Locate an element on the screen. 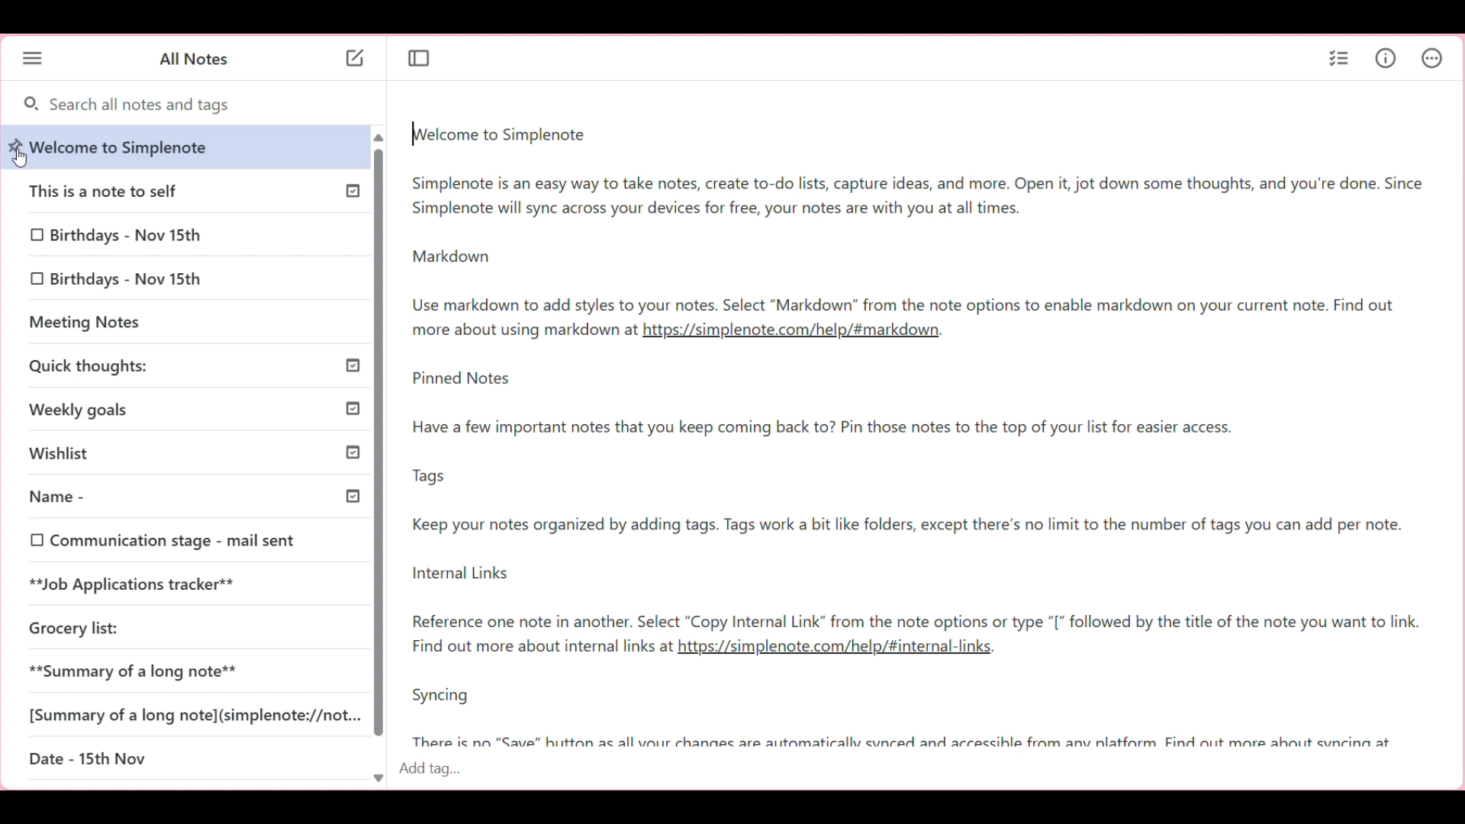 Image resolution: width=1465 pixels, height=824 pixels. link1 is located at coordinates (793, 330).